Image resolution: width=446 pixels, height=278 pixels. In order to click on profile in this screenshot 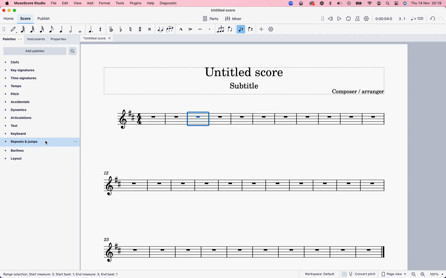, I will do `click(379, 4)`.